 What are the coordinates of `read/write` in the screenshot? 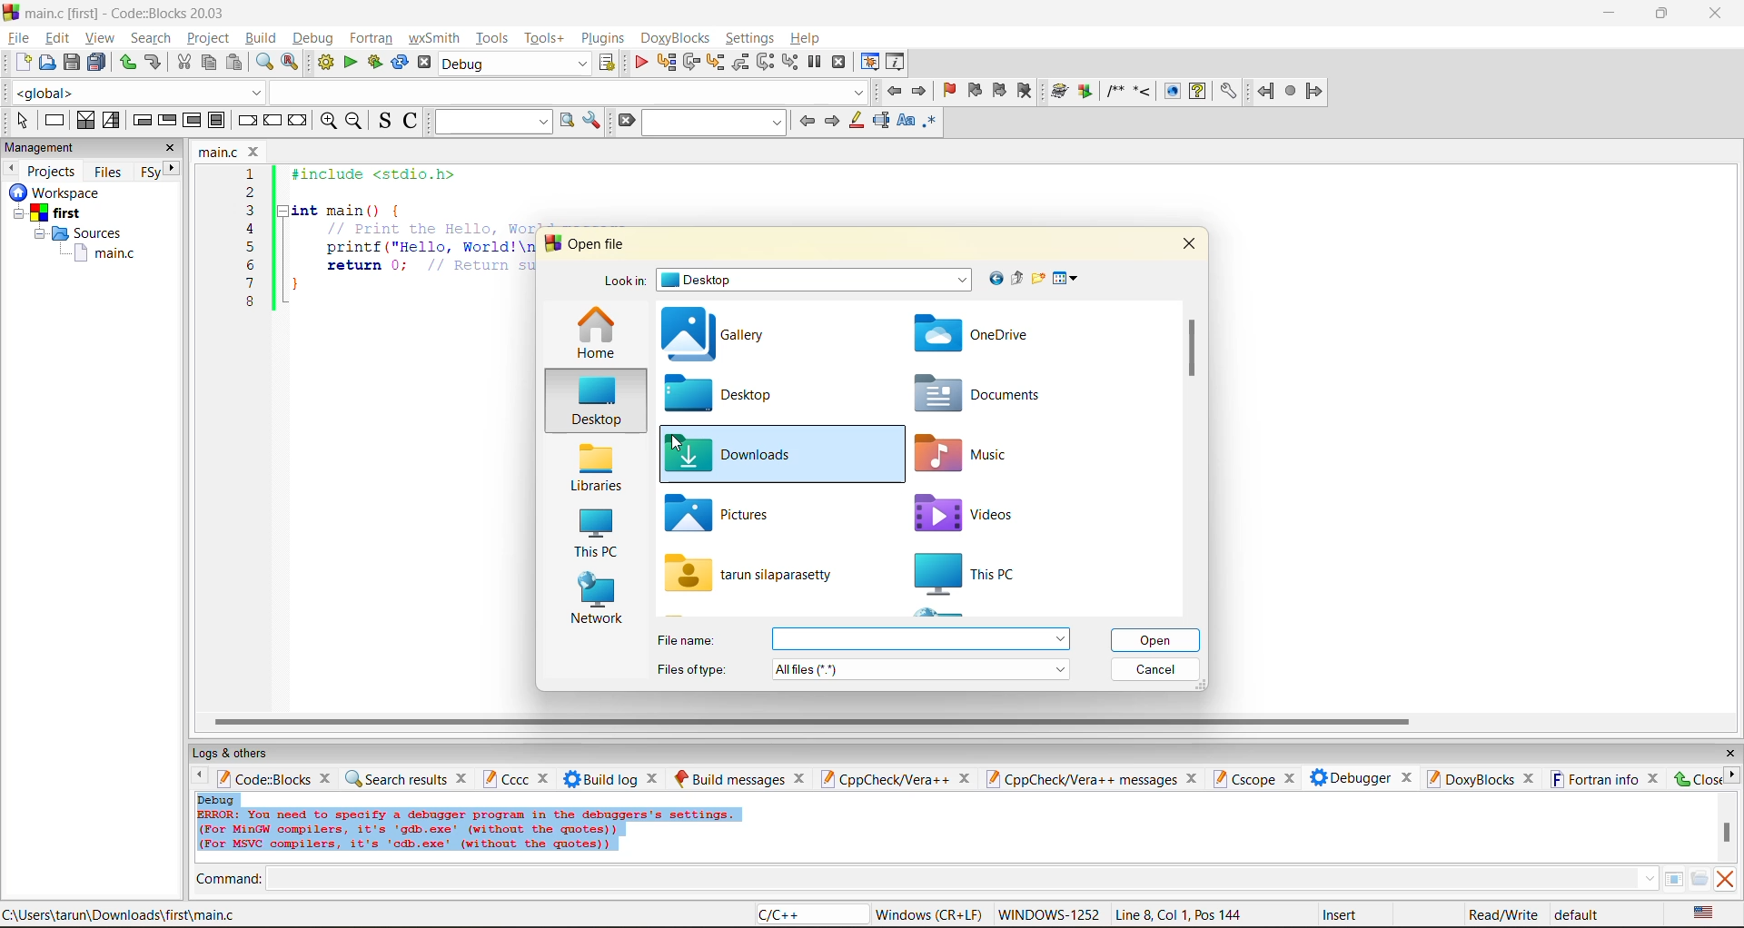 It's located at (1502, 914).